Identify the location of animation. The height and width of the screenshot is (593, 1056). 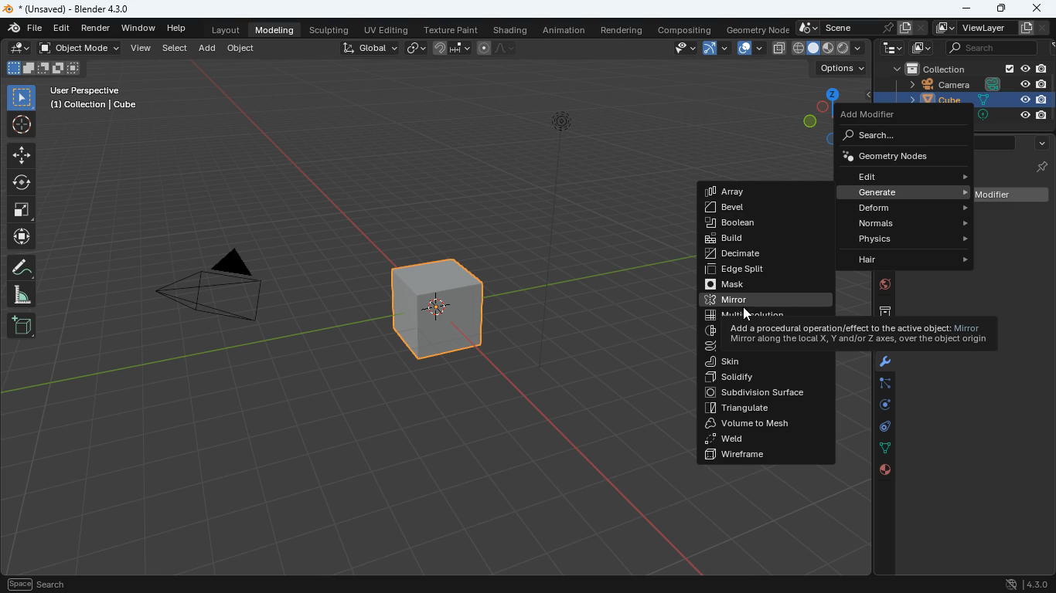
(564, 32).